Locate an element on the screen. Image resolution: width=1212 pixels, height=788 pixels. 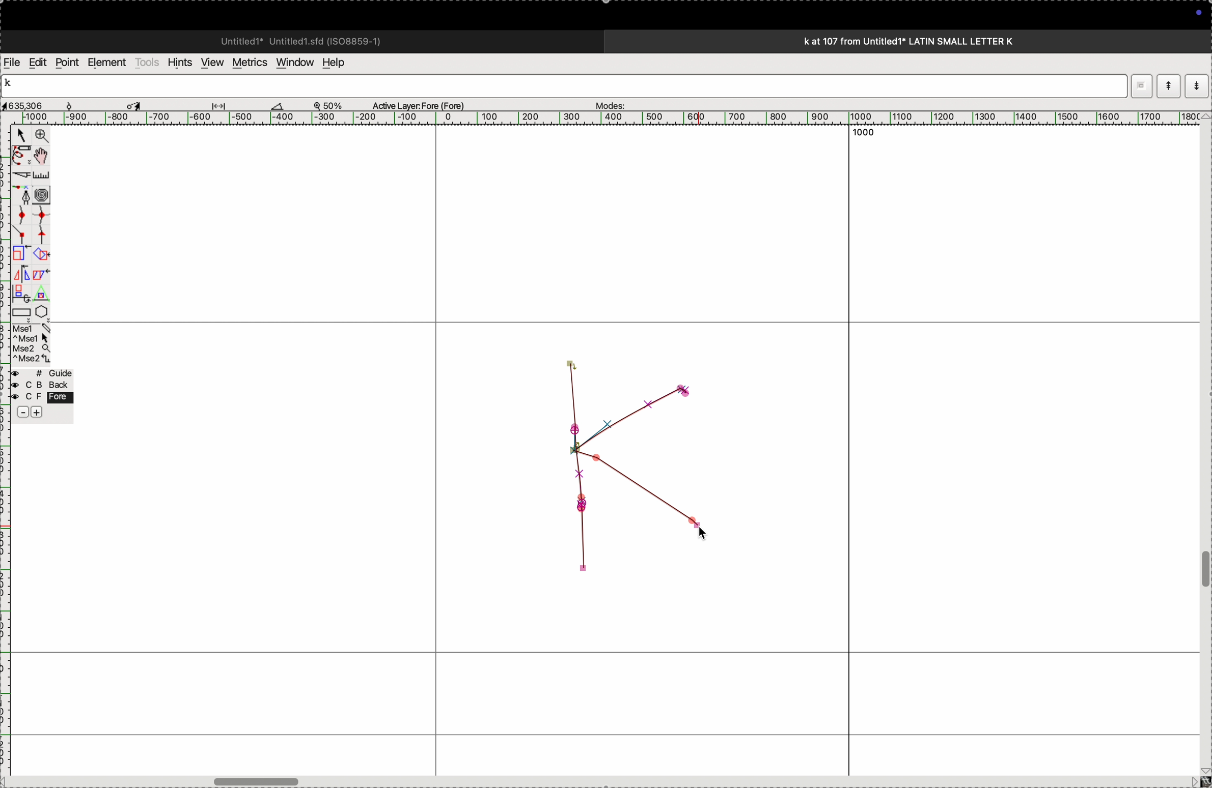
cut is located at coordinates (278, 105).